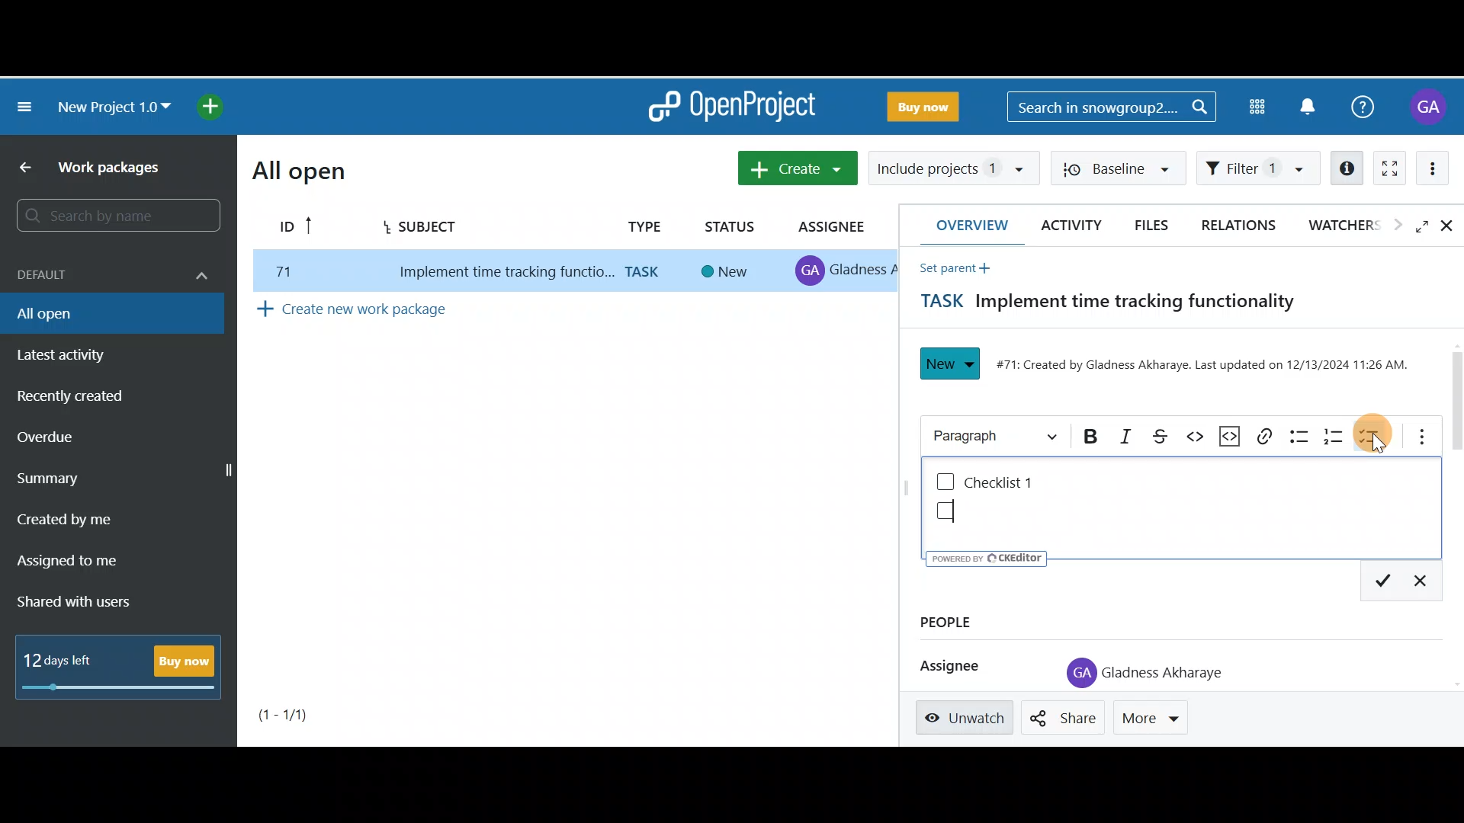 This screenshot has height=823, width=1464. Describe the element at coordinates (26, 110) in the screenshot. I see `Collapse project menu` at that location.